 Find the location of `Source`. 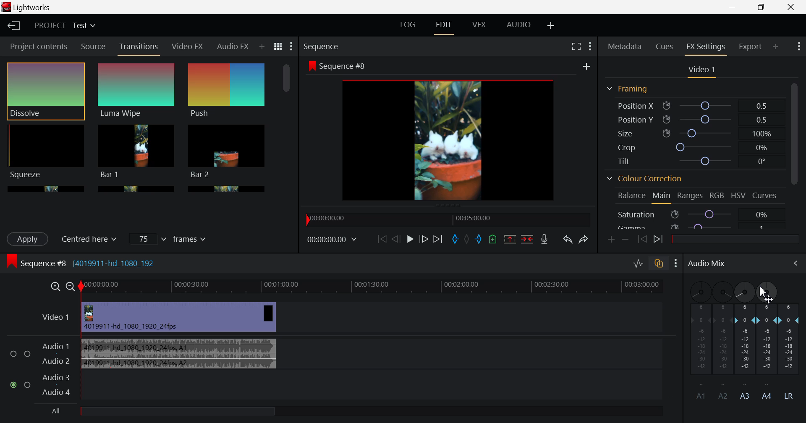

Source is located at coordinates (94, 46).